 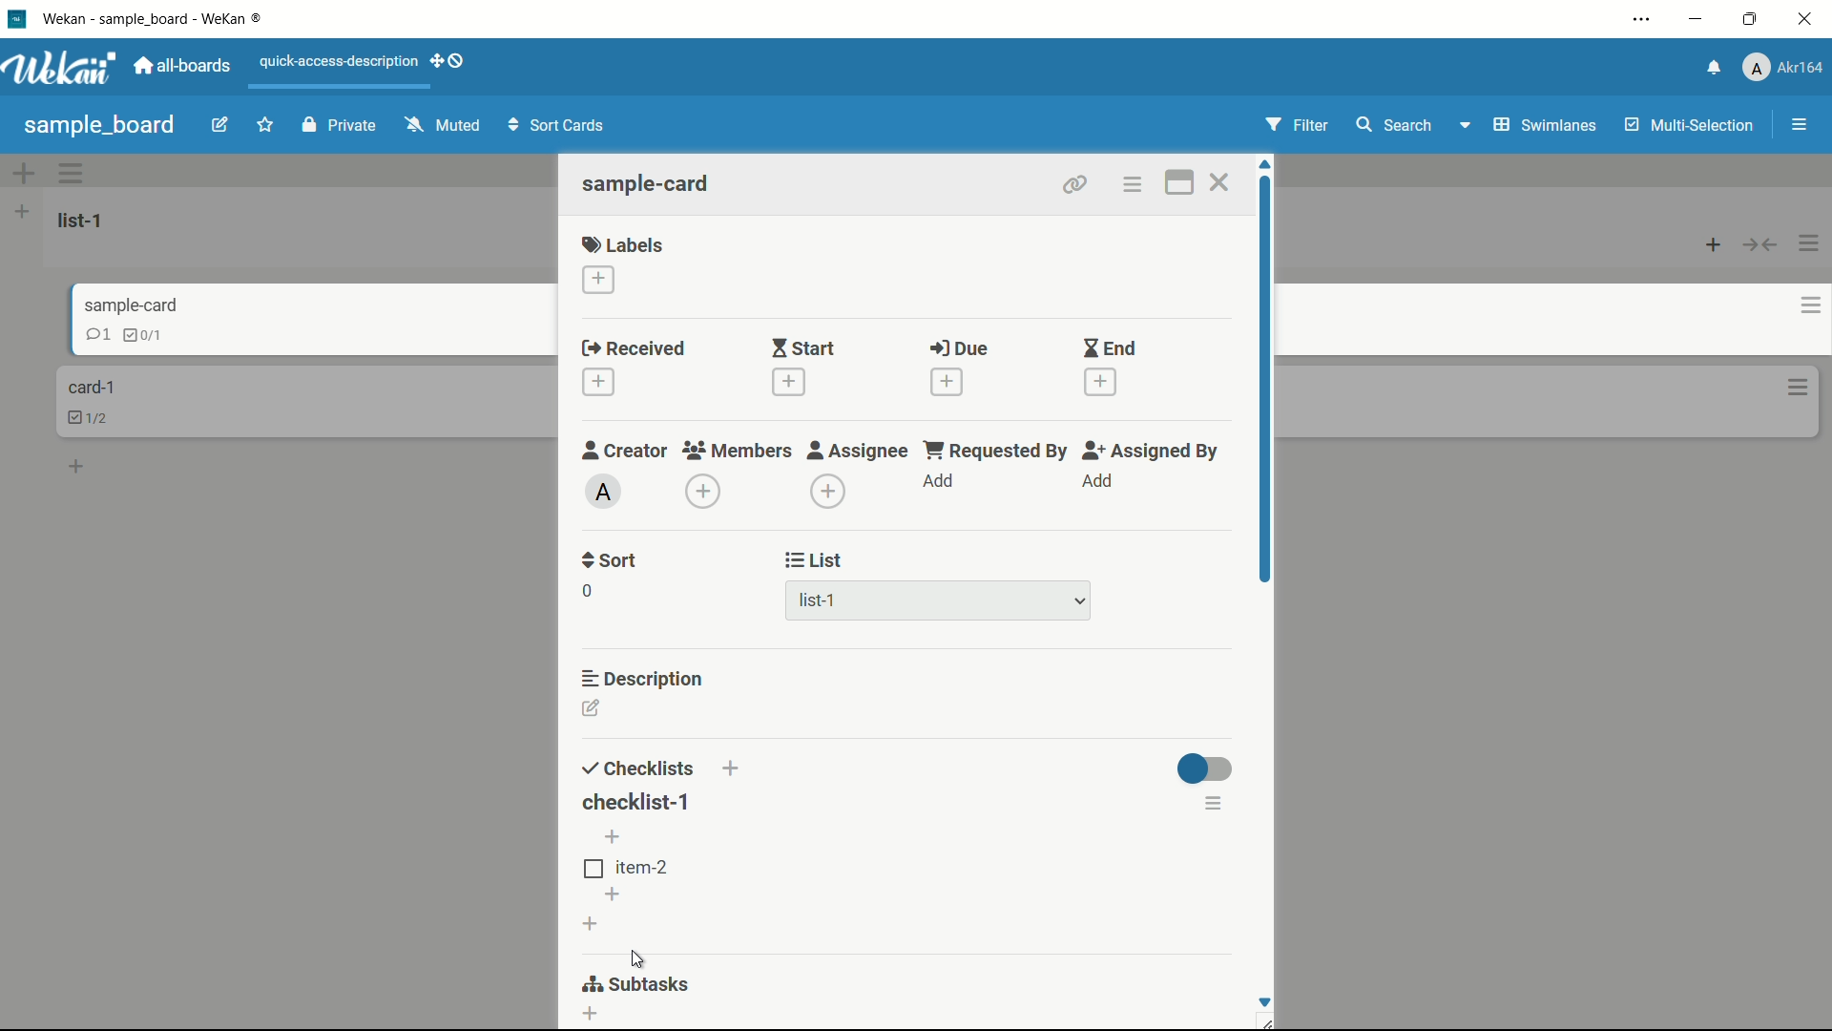 I want to click on copy link to clipboard, so click(x=1075, y=185).